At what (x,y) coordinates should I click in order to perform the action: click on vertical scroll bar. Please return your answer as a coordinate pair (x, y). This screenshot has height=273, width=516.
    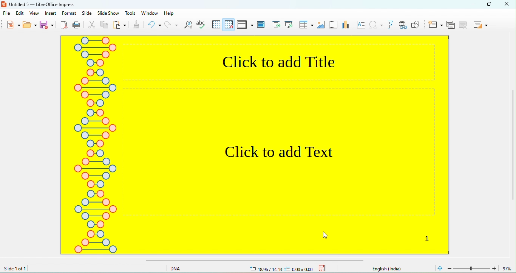
    Looking at the image, I should click on (513, 146).